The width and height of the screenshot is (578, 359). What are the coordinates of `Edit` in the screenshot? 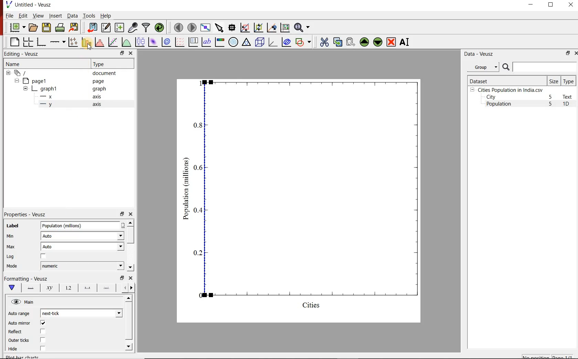 It's located at (22, 16).